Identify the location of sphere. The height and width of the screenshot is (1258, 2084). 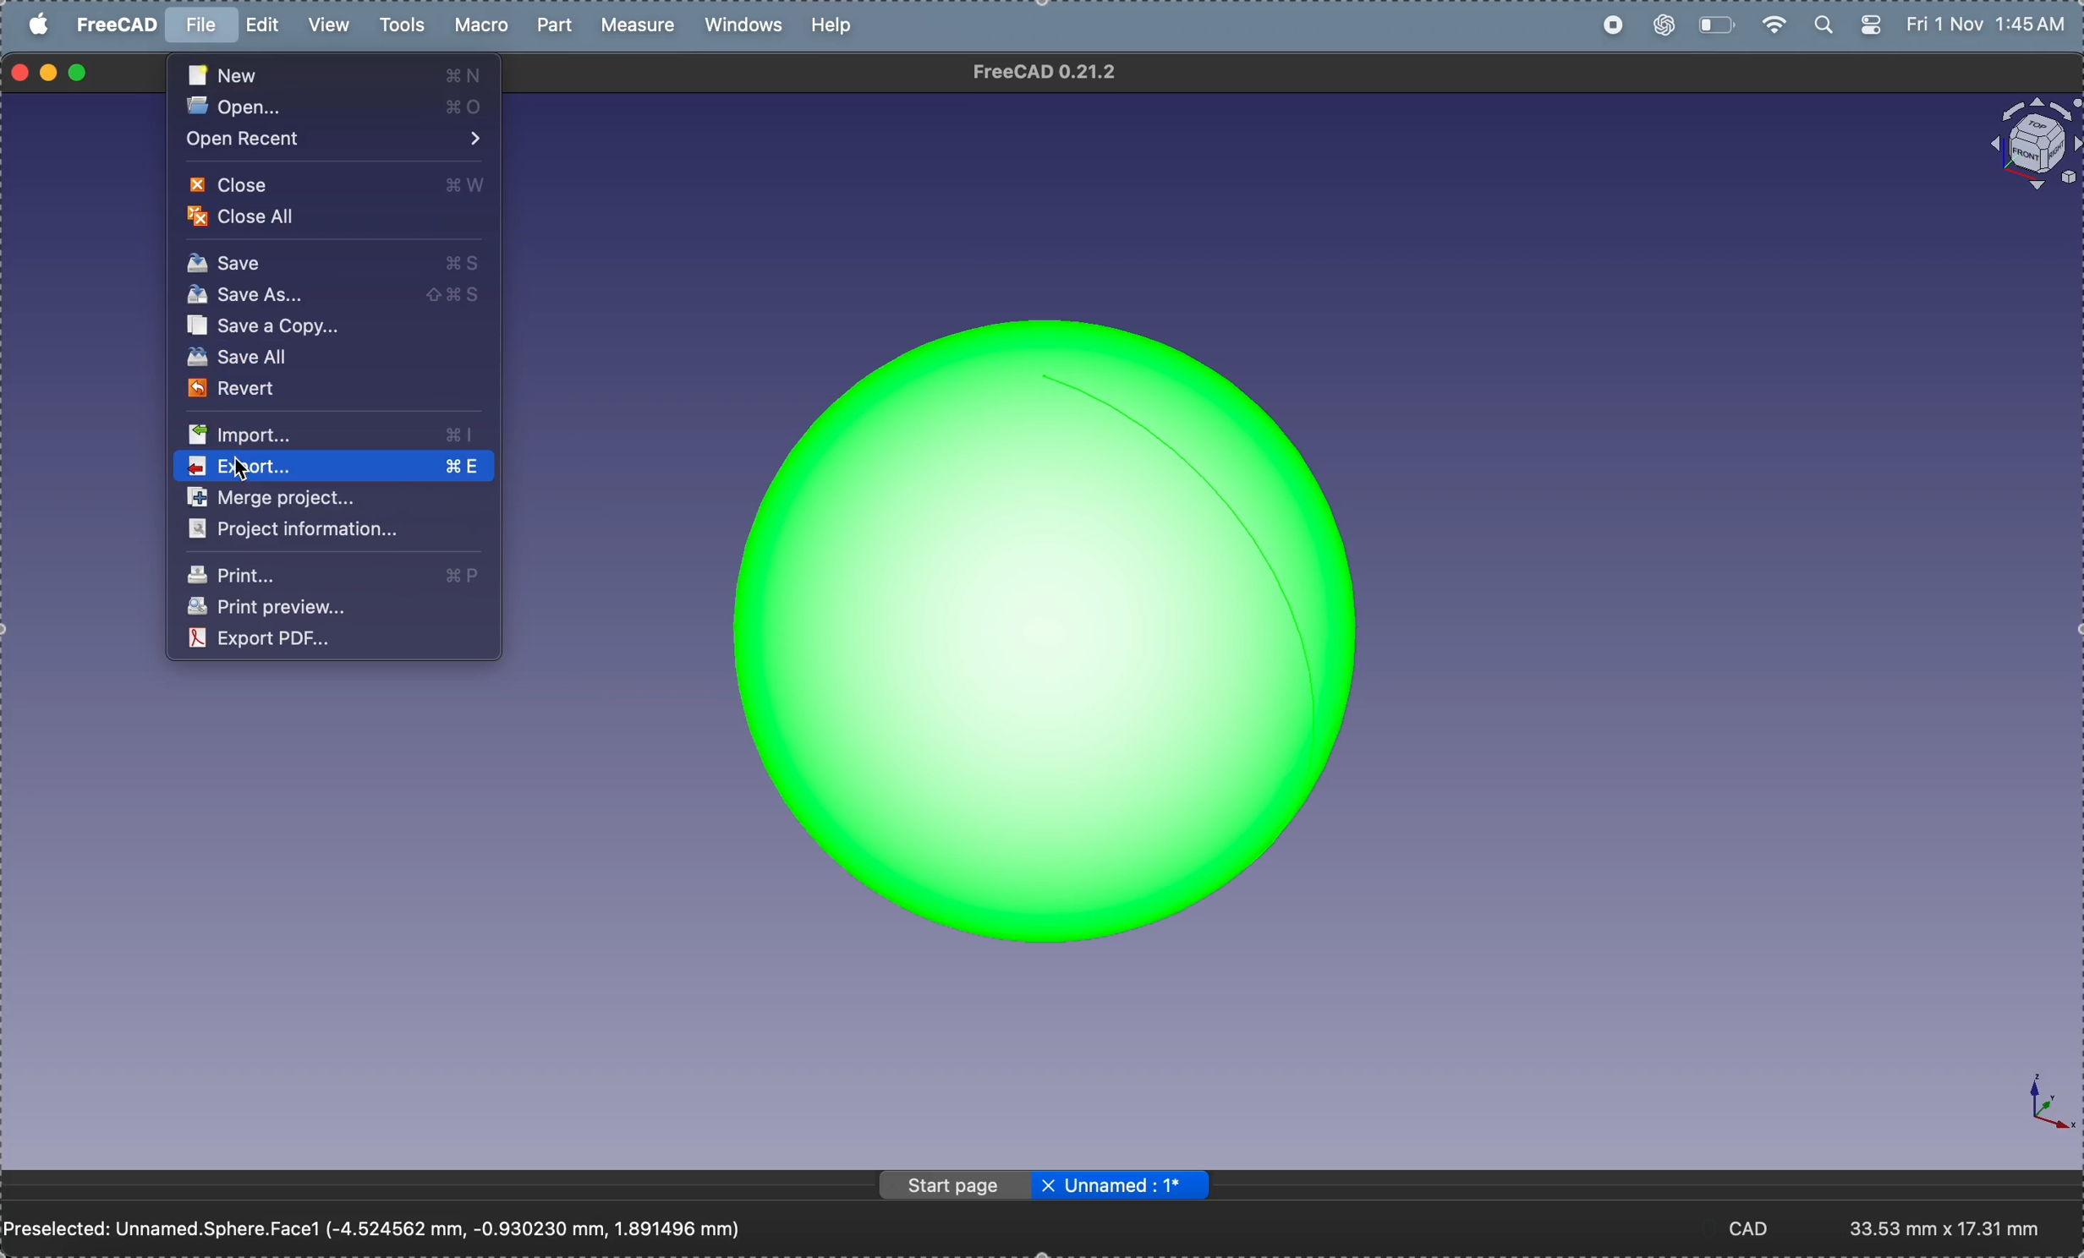
(1039, 605).